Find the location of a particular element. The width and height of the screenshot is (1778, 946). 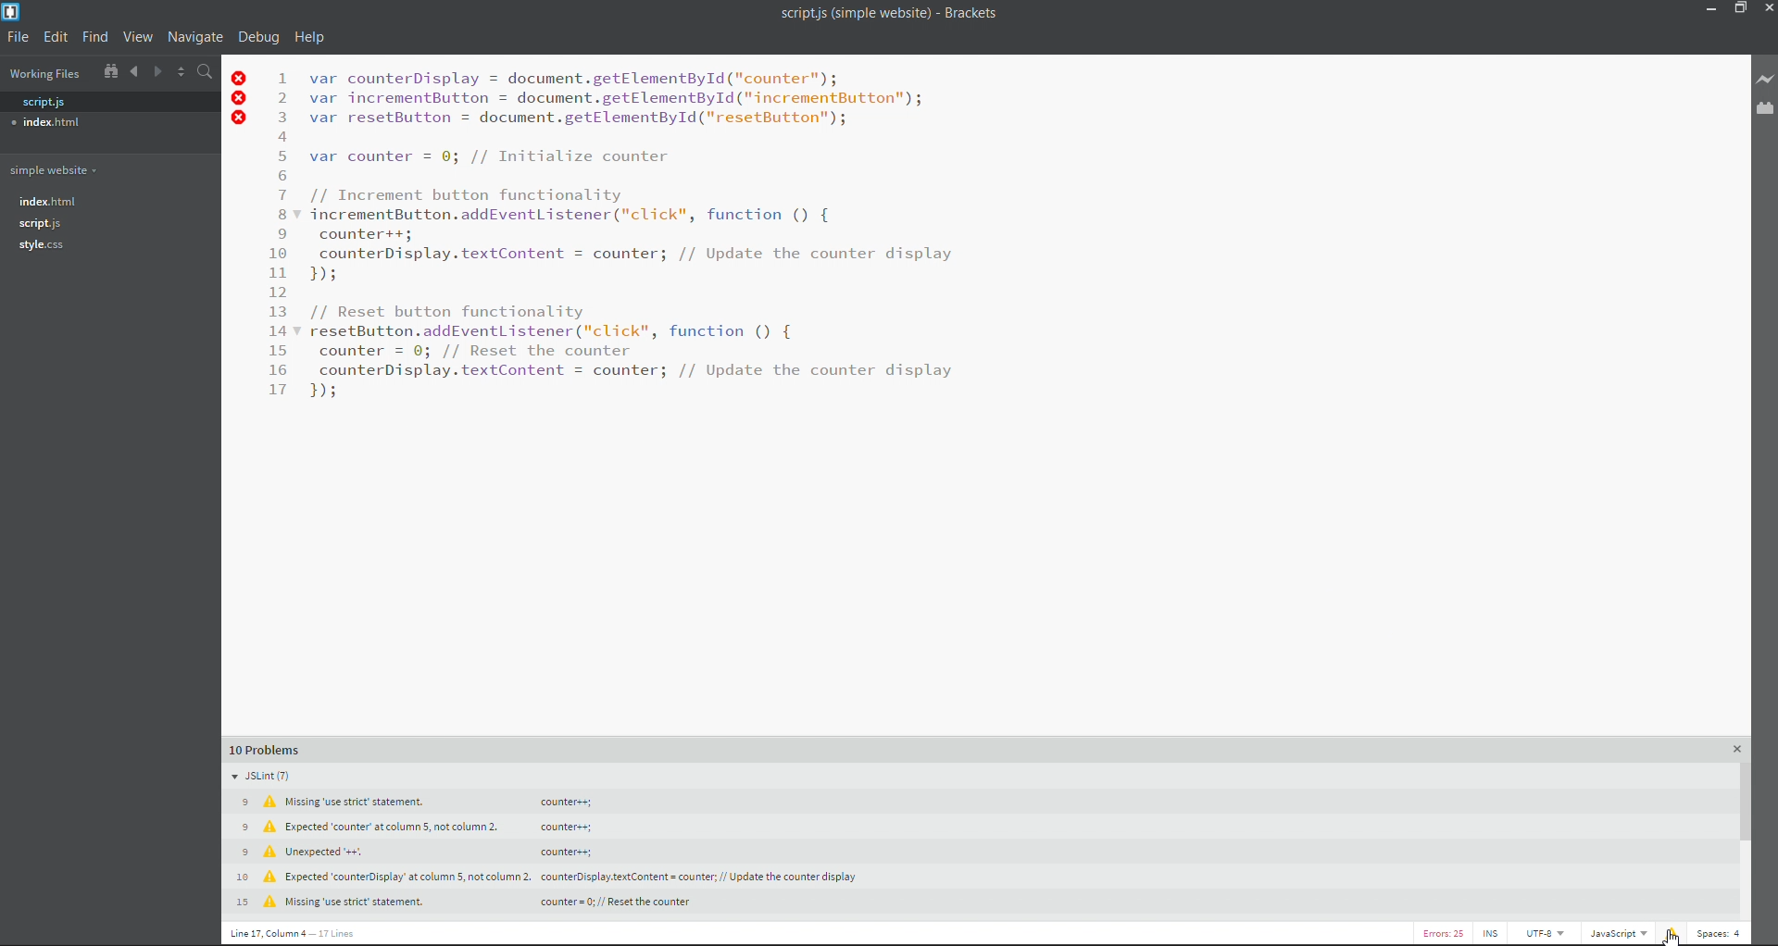

navigate forward is located at coordinates (159, 74).